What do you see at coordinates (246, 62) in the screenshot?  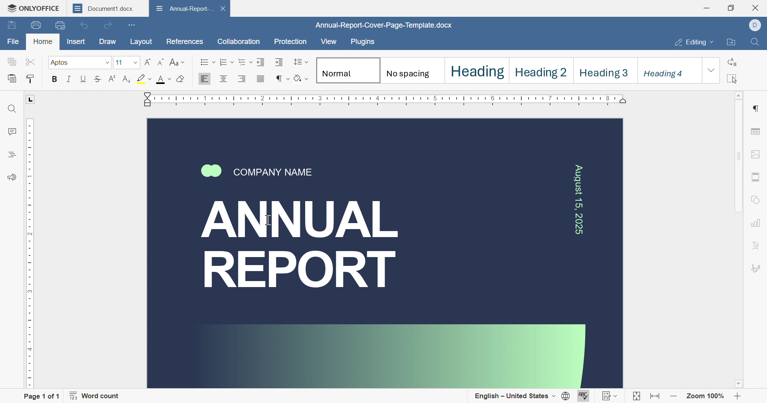 I see `multilevel list` at bounding box center [246, 62].